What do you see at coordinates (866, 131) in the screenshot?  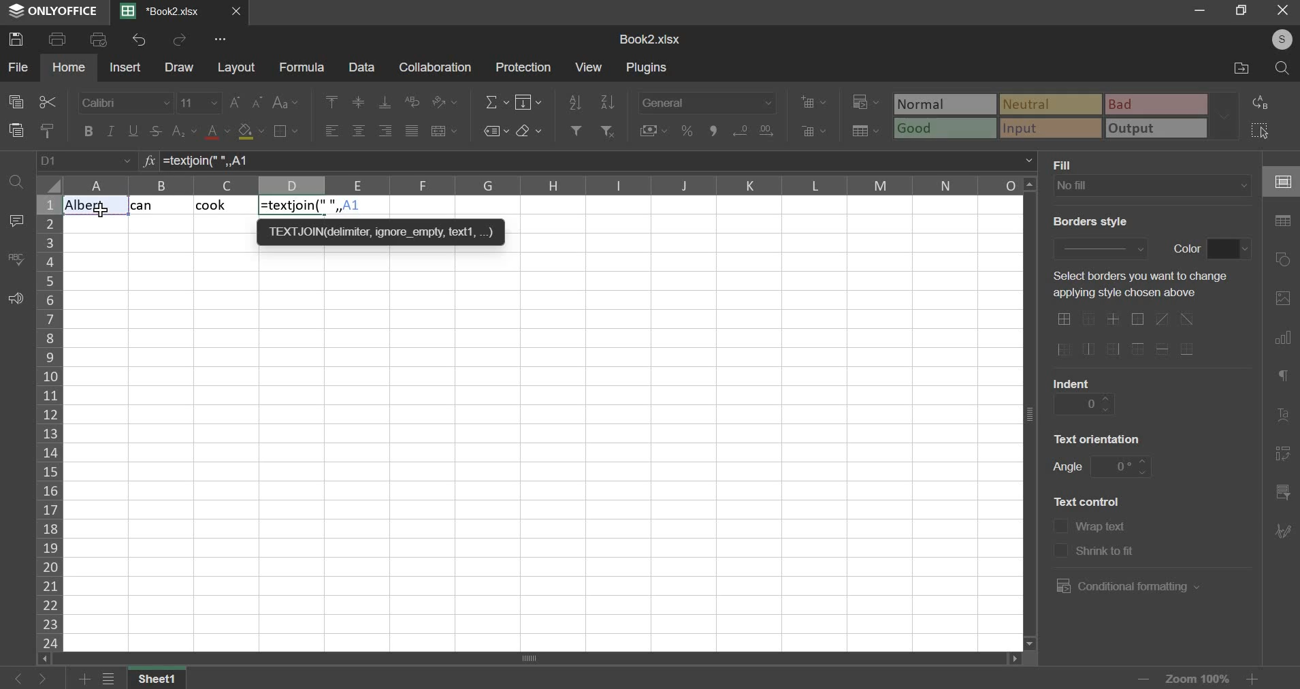 I see `save as table` at bounding box center [866, 131].